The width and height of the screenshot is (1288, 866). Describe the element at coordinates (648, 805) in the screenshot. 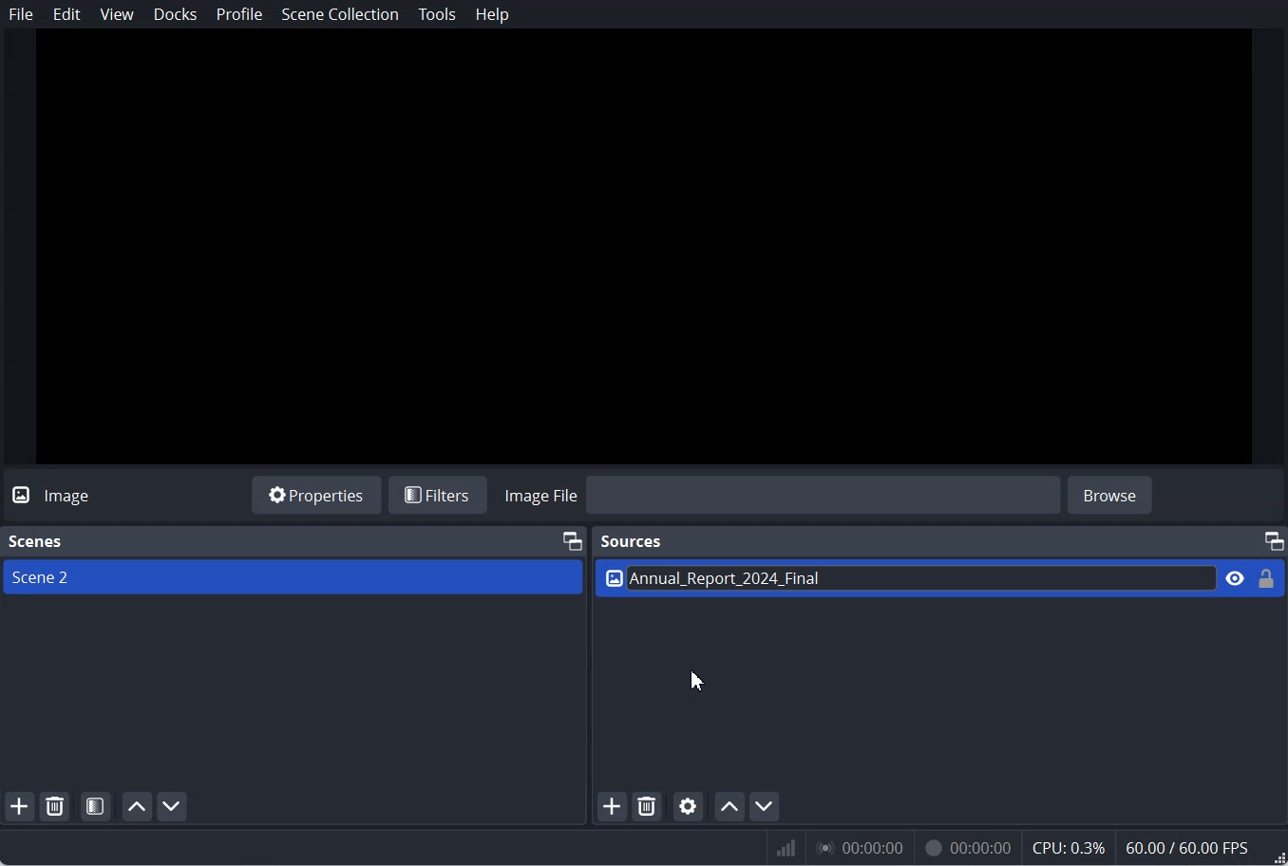

I see `Remove selected Source` at that location.